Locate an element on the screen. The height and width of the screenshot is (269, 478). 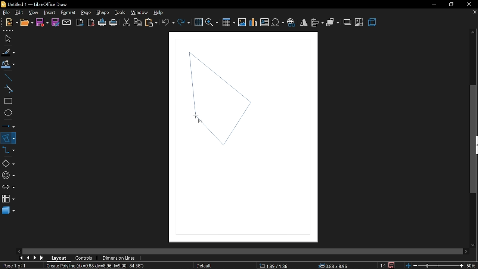
save is located at coordinates (394, 265).